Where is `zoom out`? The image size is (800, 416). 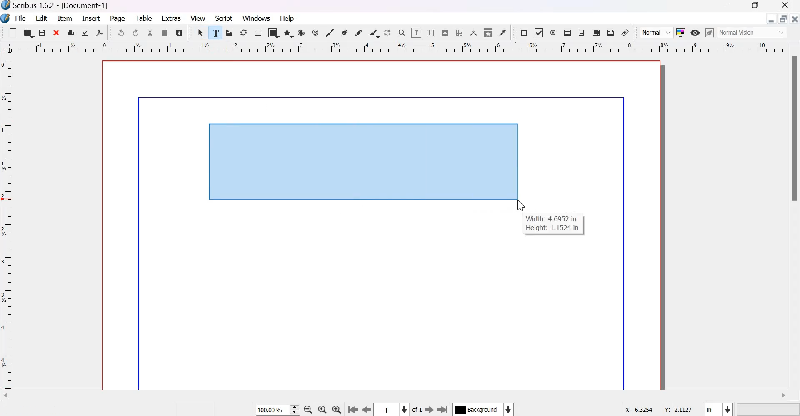 zoom out is located at coordinates (308, 410).